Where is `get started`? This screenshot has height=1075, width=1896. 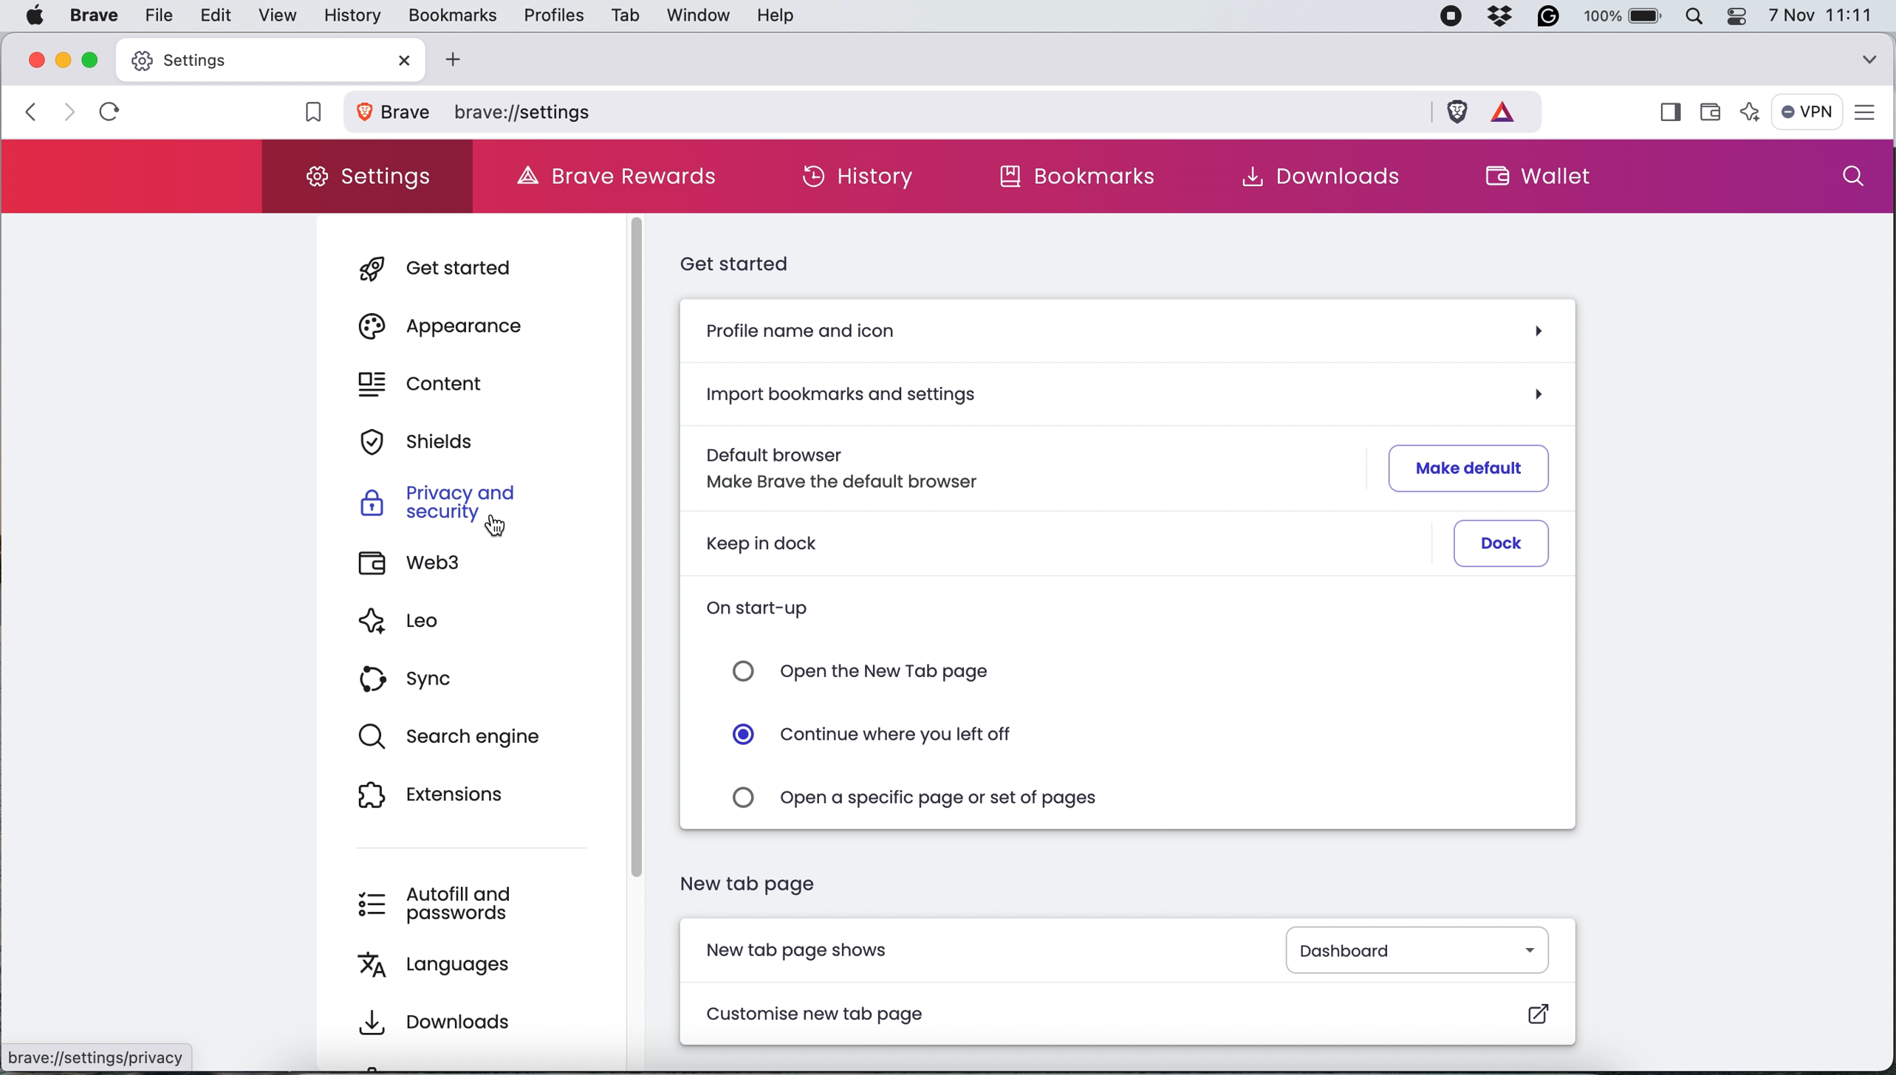 get started is located at coordinates (739, 264).